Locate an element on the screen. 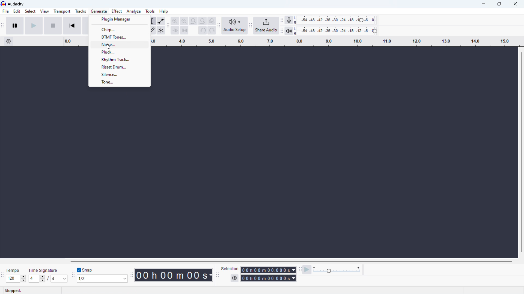 This screenshot has width=524, height=294. selection toolbar is located at coordinates (217, 274).